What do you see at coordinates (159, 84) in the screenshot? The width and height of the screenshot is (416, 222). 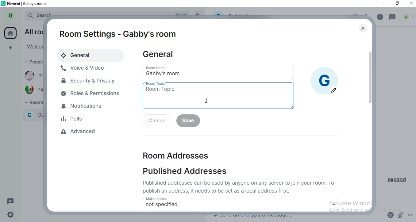 I see `room topic` at bounding box center [159, 84].